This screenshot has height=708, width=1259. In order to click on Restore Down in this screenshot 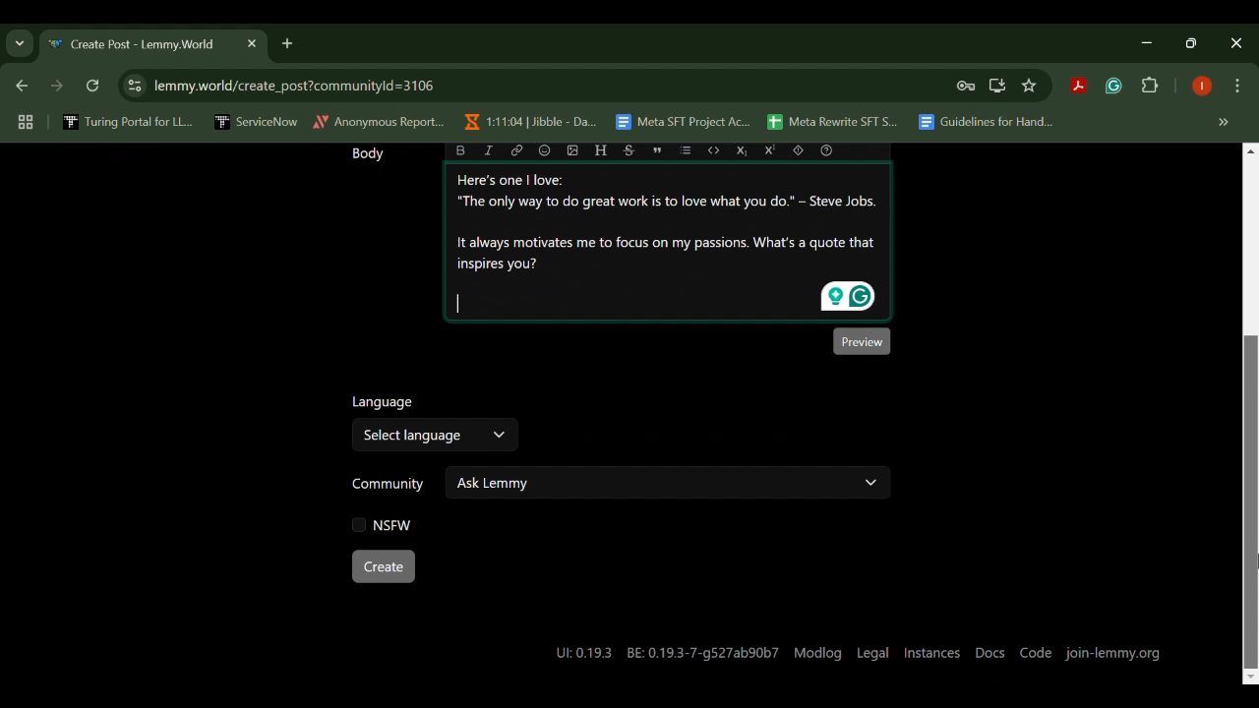, I will do `click(1151, 42)`.